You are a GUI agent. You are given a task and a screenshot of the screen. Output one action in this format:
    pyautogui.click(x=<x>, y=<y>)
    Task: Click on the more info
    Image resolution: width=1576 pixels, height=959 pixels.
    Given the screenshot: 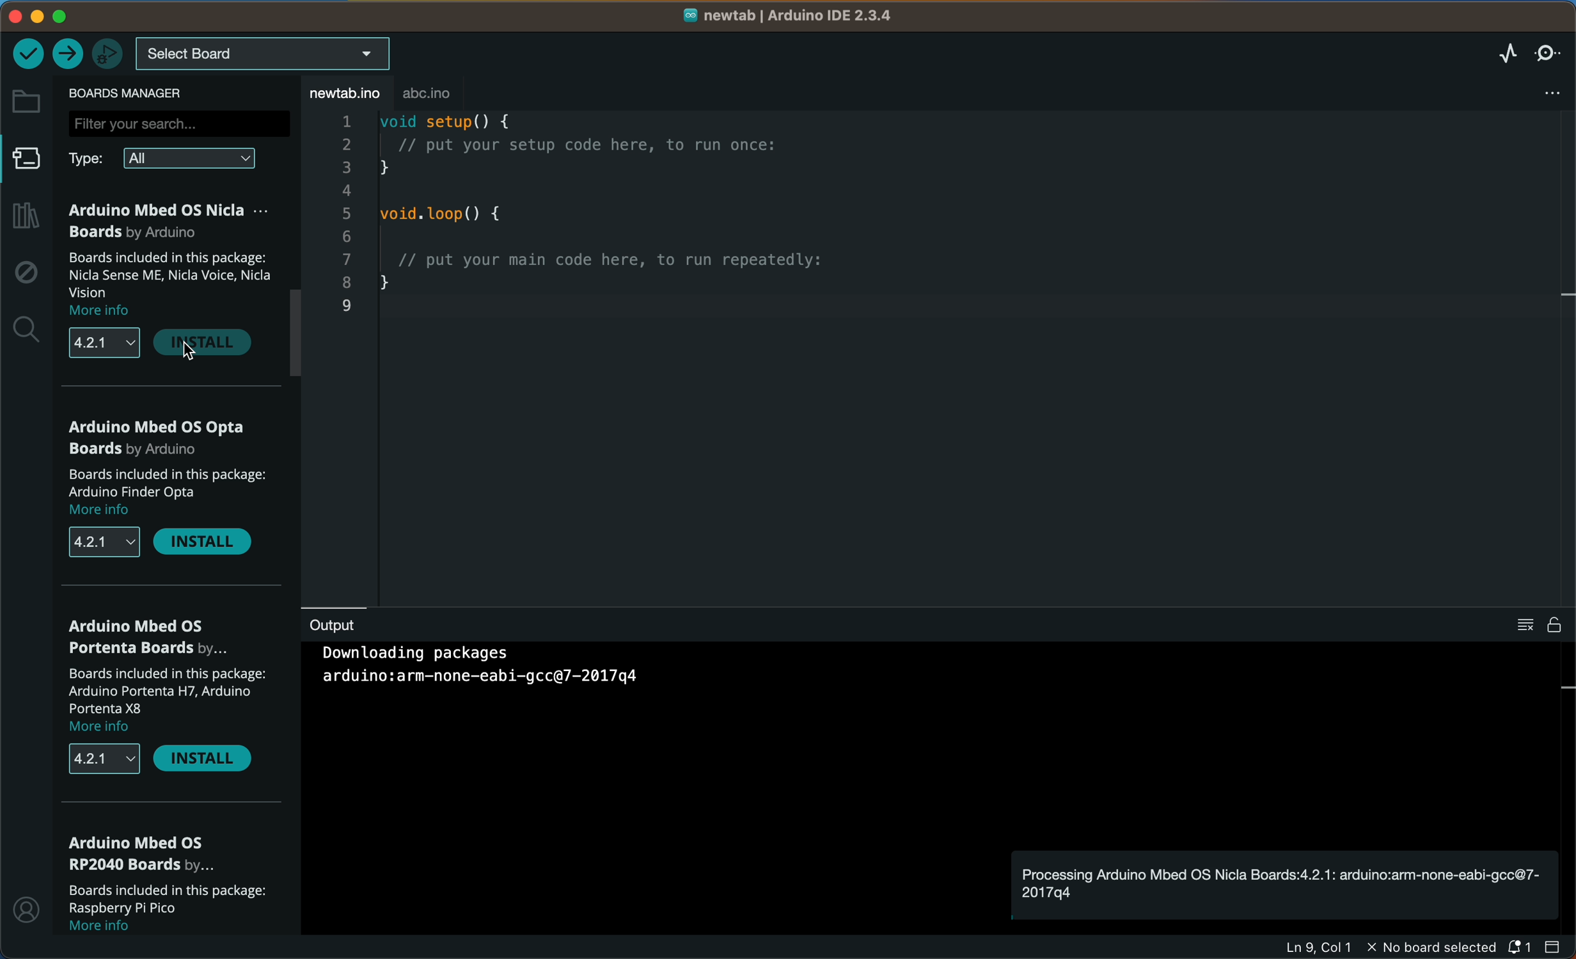 What is the action you would take?
    pyautogui.click(x=112, y=311)
    